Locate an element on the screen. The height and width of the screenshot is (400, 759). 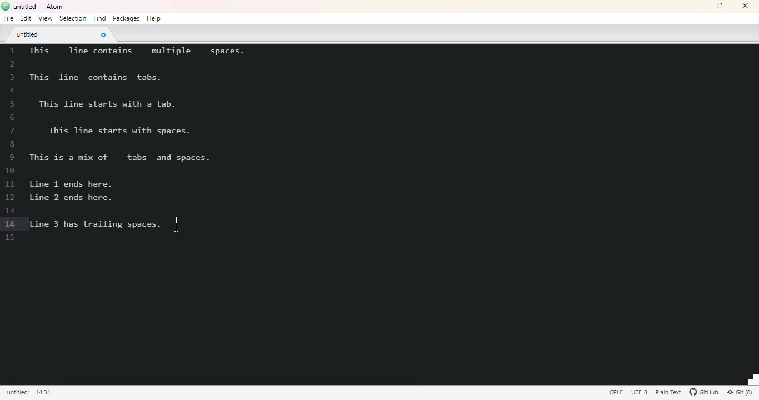
GitHub is located at coordinates (704, 392).